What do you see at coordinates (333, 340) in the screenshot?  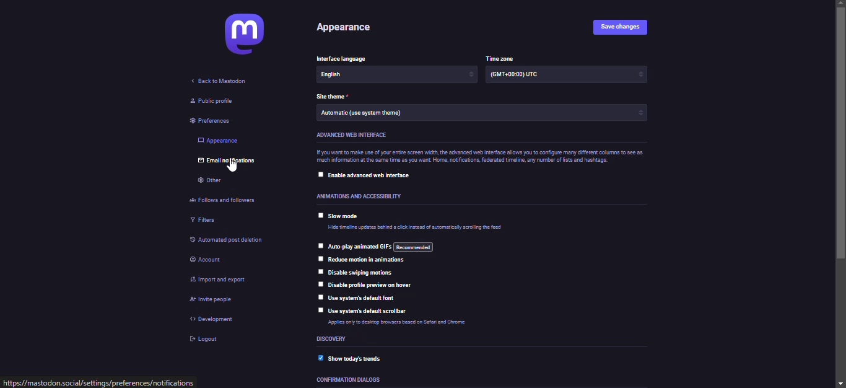 I see `discovery` at bounding box center [333, 340].